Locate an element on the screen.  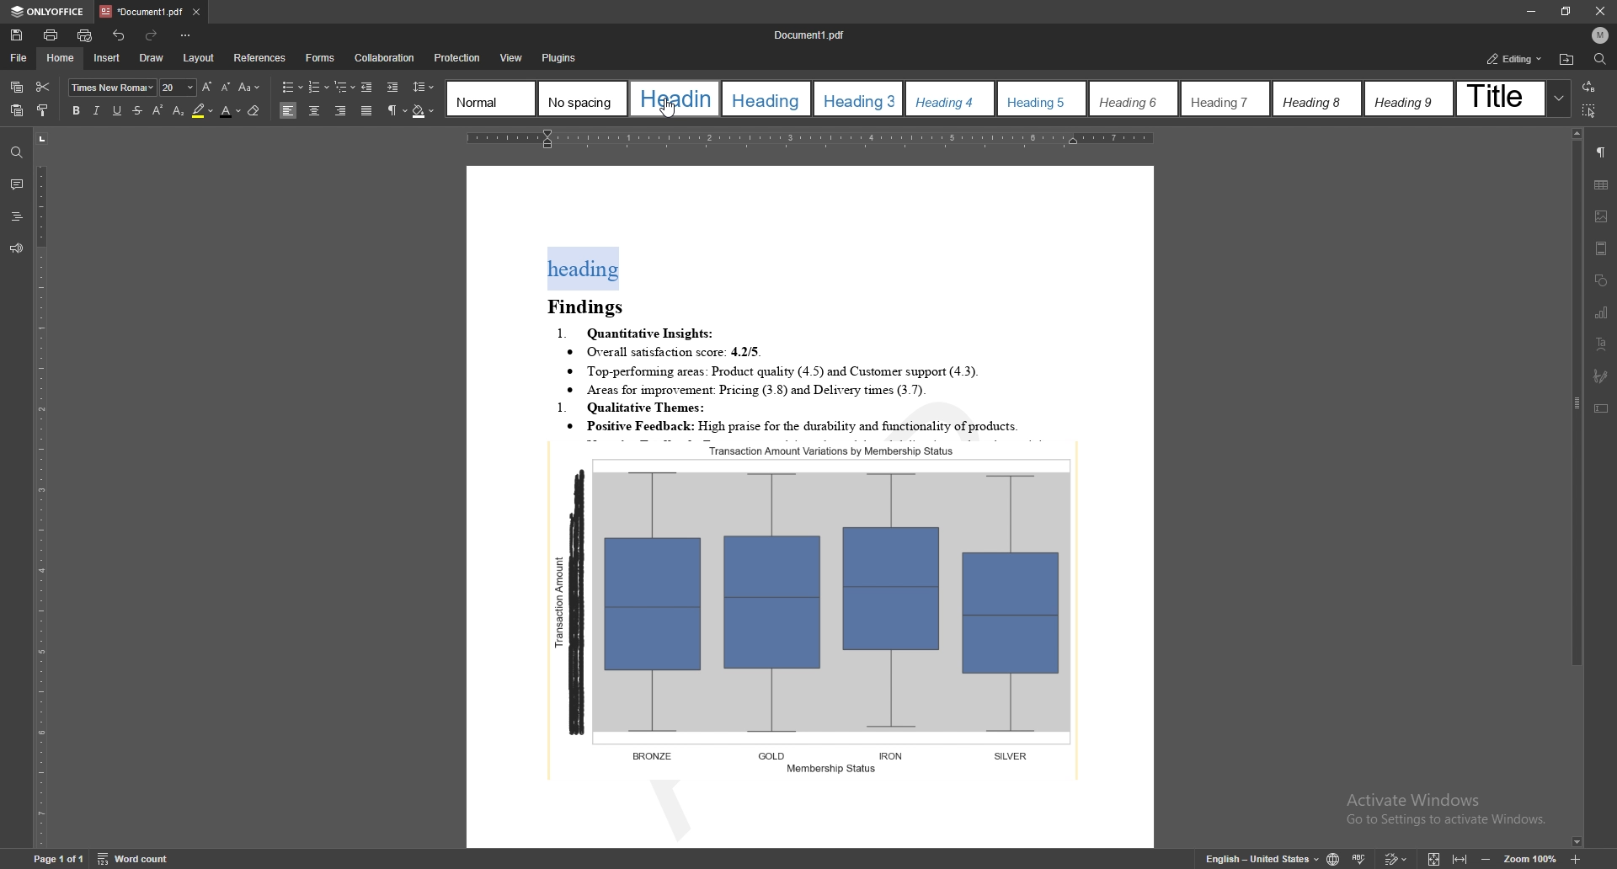
heading styles is located at coordinates (996, 98).